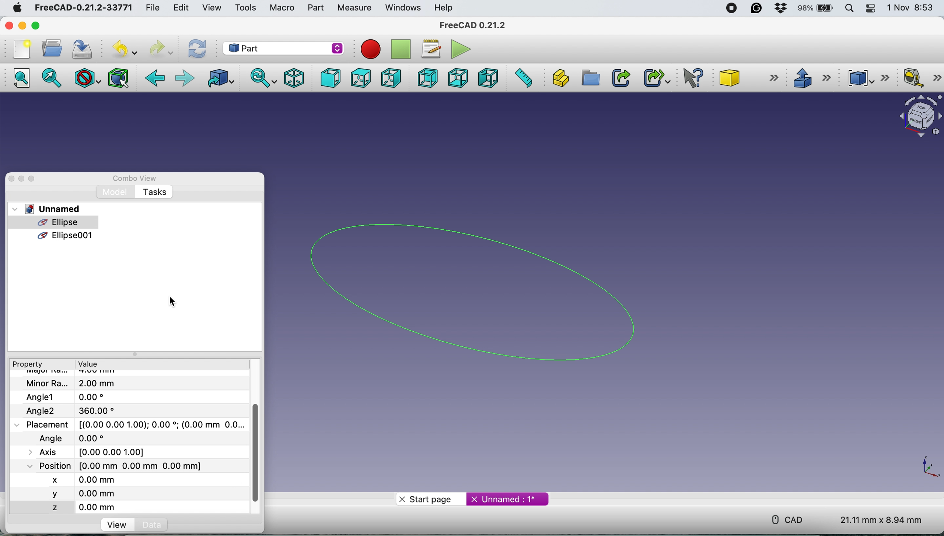  I want to click on model, so click(117, 193).